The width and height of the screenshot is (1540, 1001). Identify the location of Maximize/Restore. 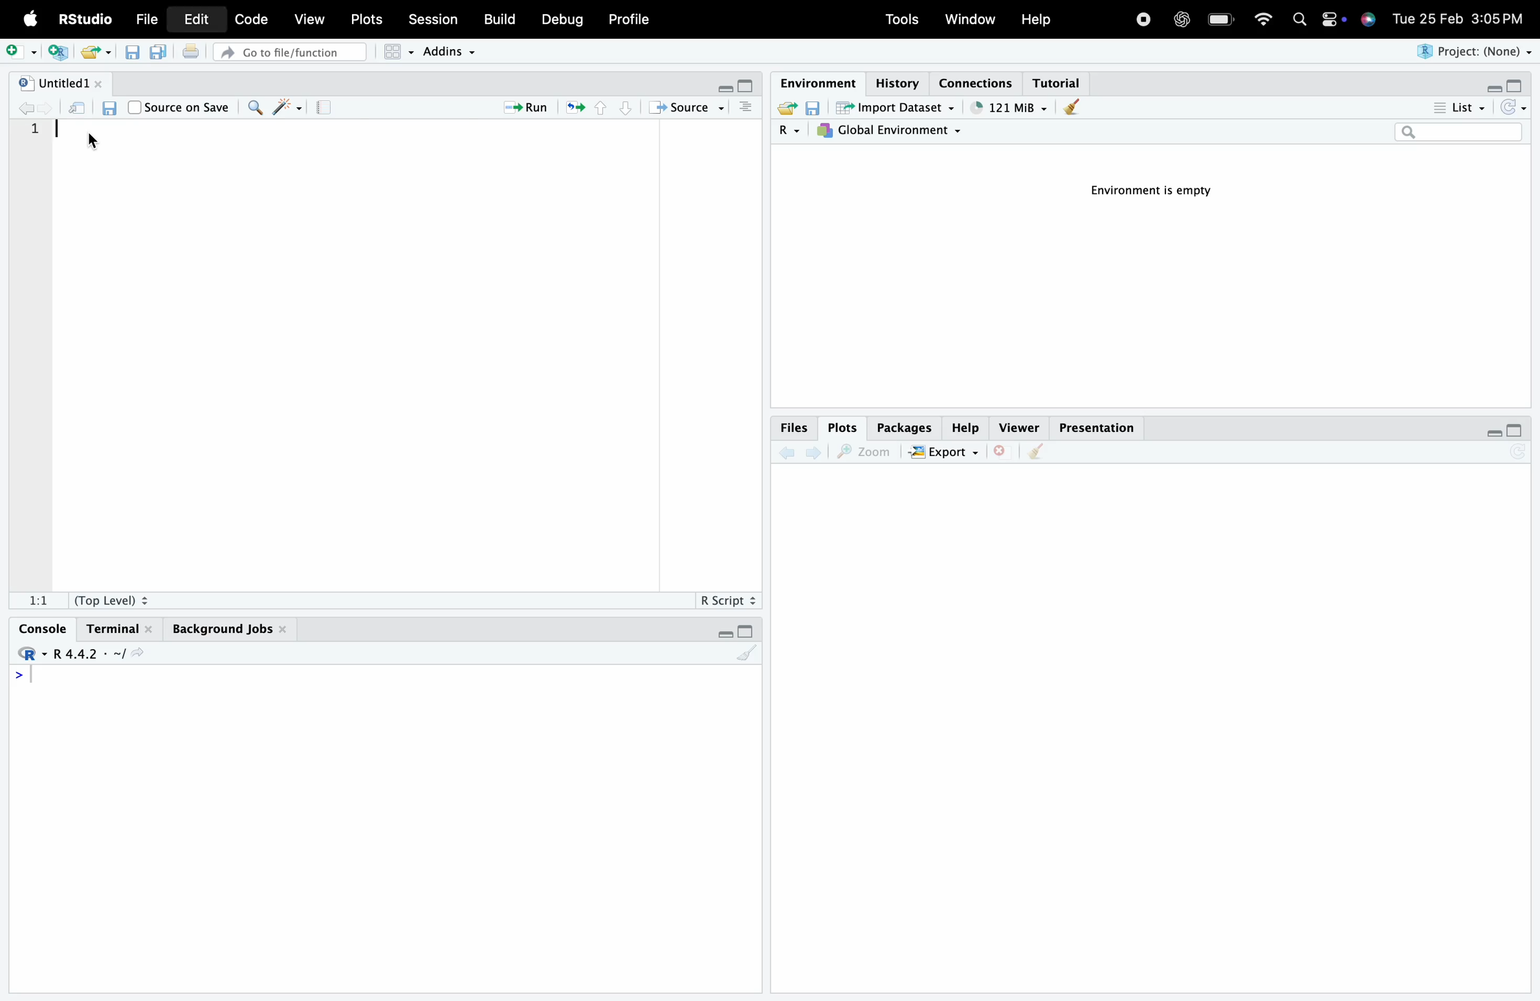
(1515, 83).